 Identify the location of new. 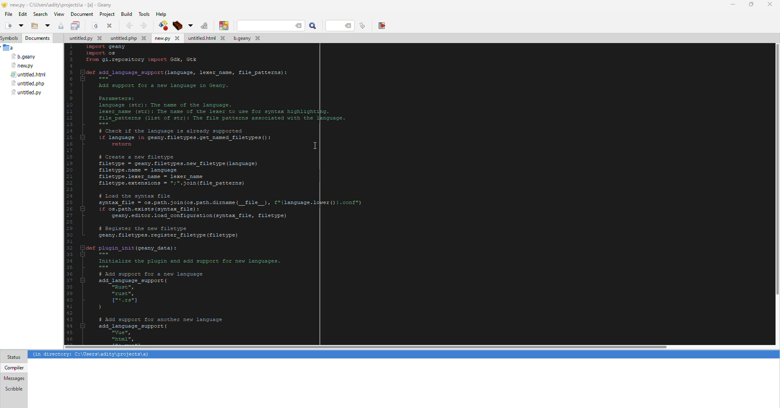
(8, 26).